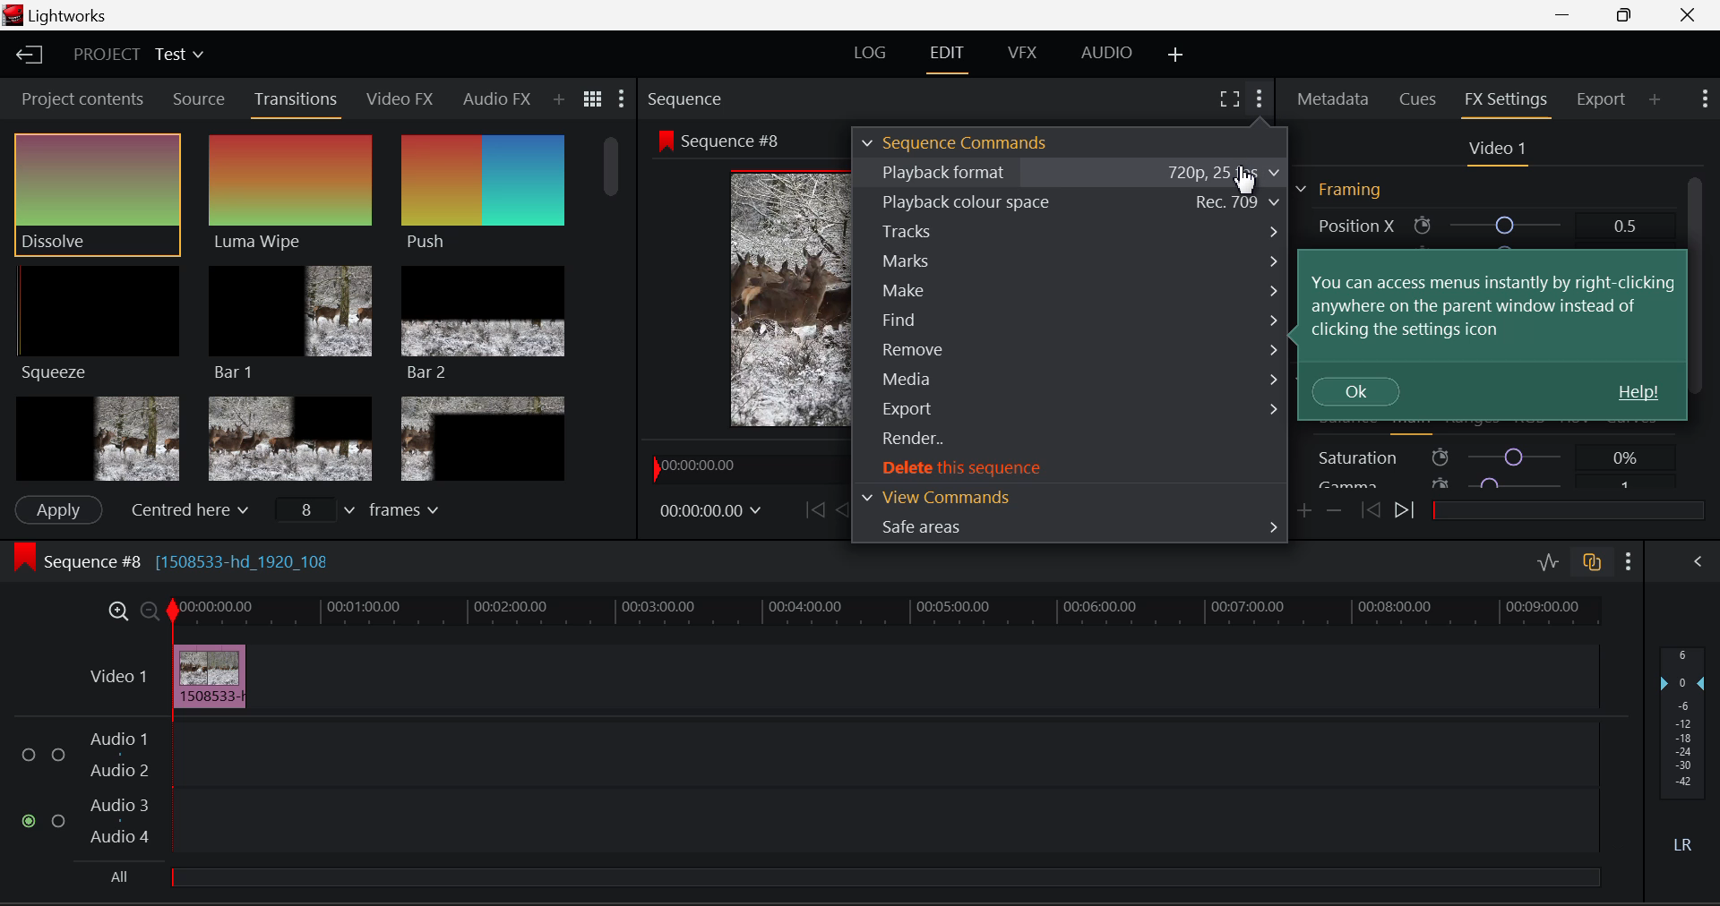 Image resolution: width=1720 pixels, height=906 pixels. What do you see at coordinates (1070, 291) in the screenshot?
I see `Make` at bounding box center [1070, 291].